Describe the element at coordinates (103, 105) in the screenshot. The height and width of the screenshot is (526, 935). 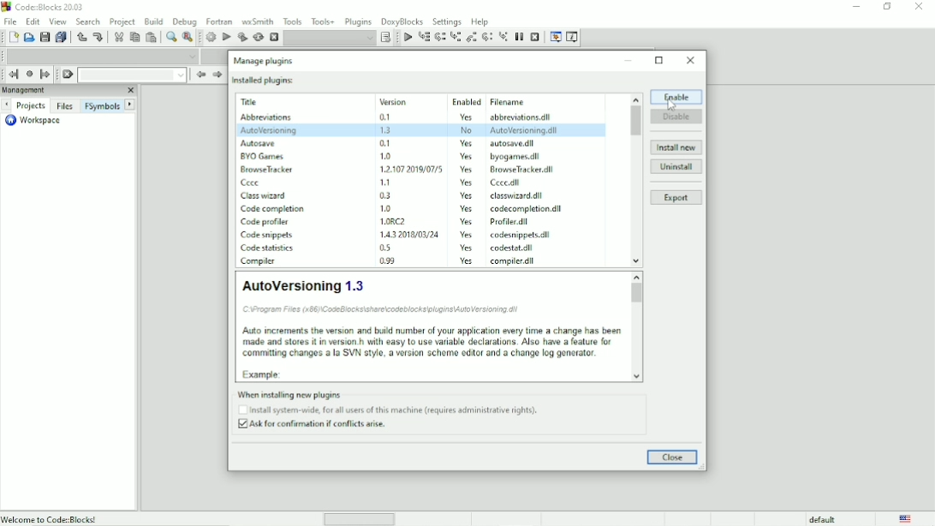
I see `FSymbols` at that location.